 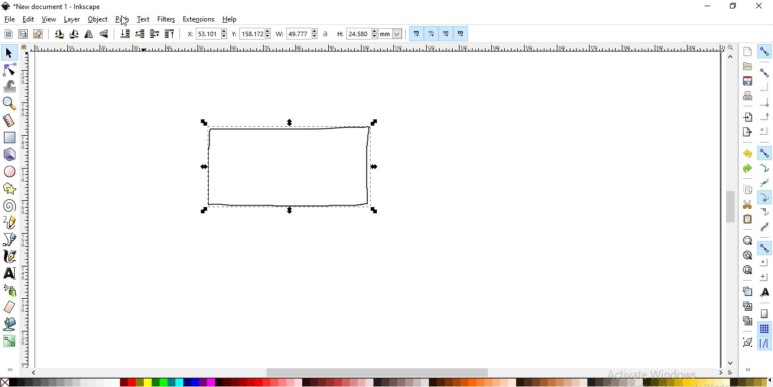 I want to click on lower selection to bottom, so click(x=124, y=34).